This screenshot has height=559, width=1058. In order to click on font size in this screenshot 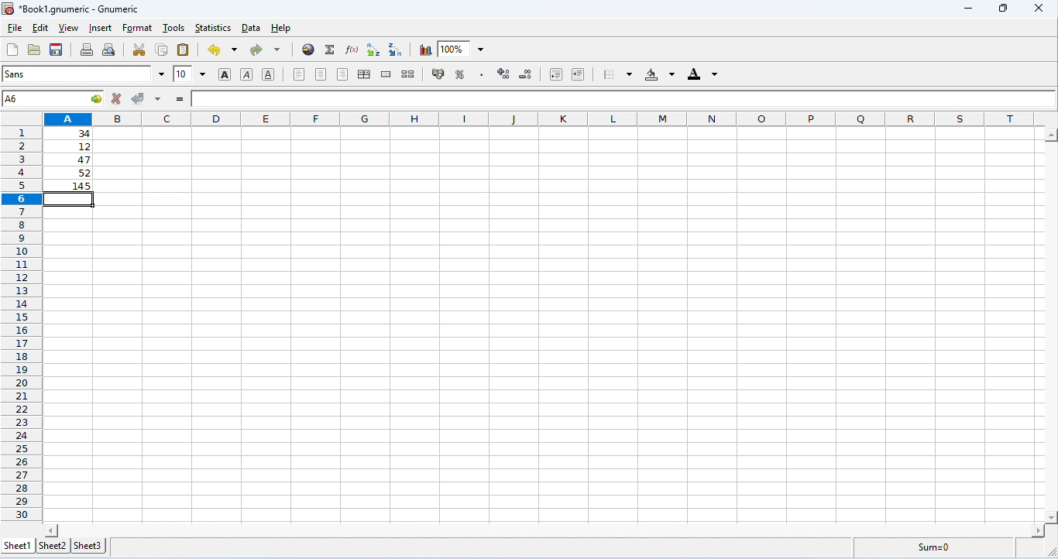, I will do `click(191, 74)`.